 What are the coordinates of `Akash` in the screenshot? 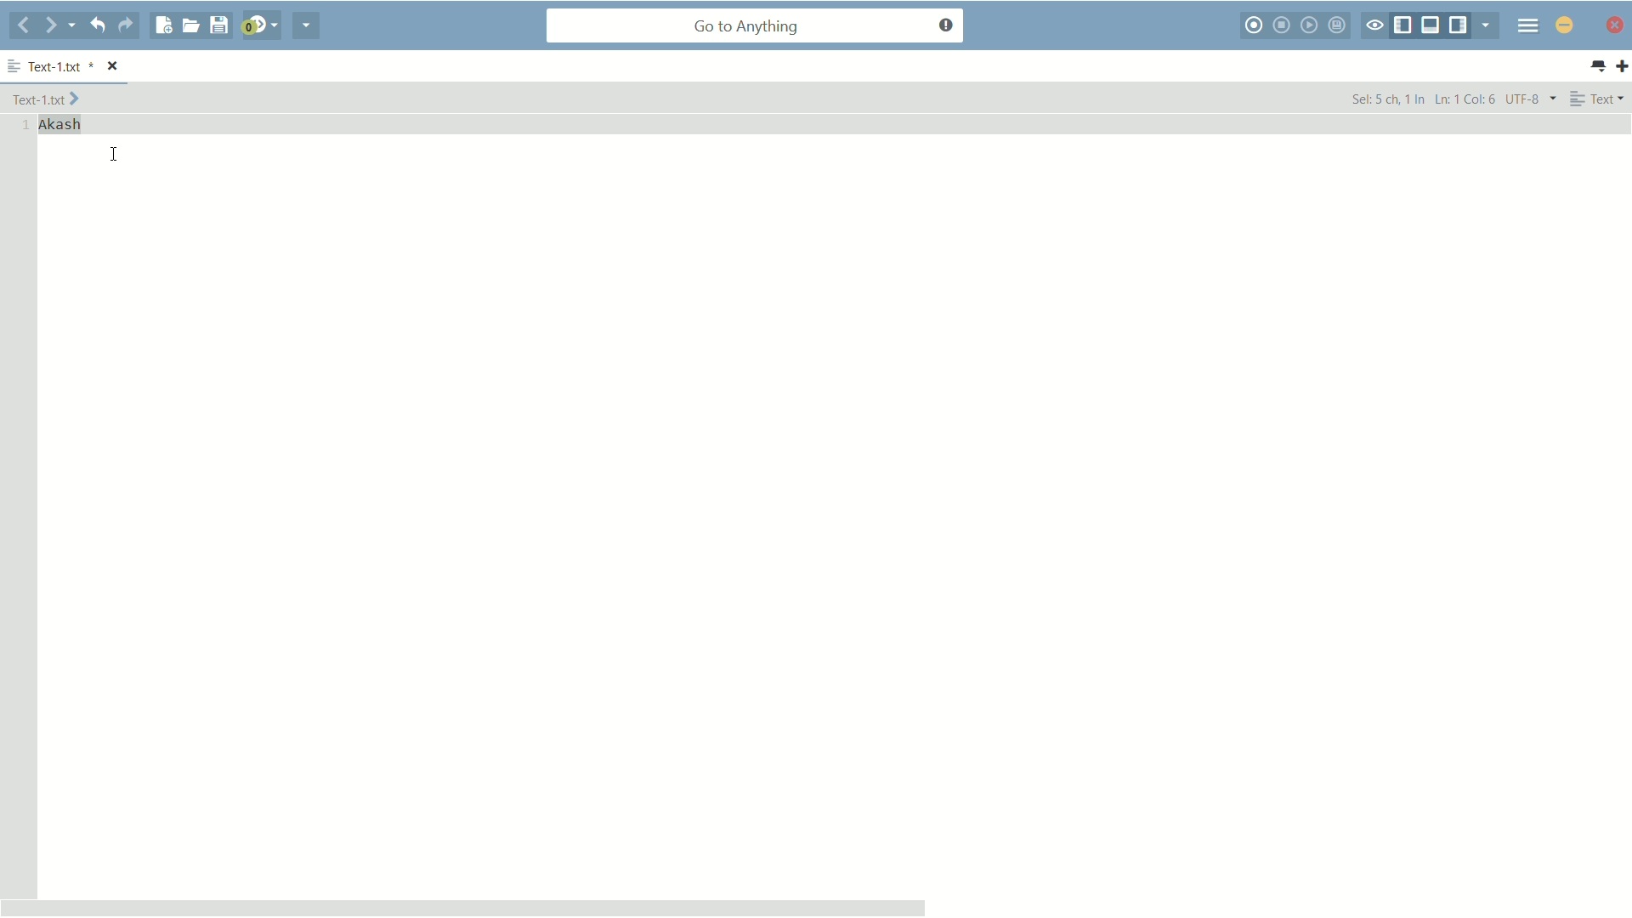 It's located at (60, 125).